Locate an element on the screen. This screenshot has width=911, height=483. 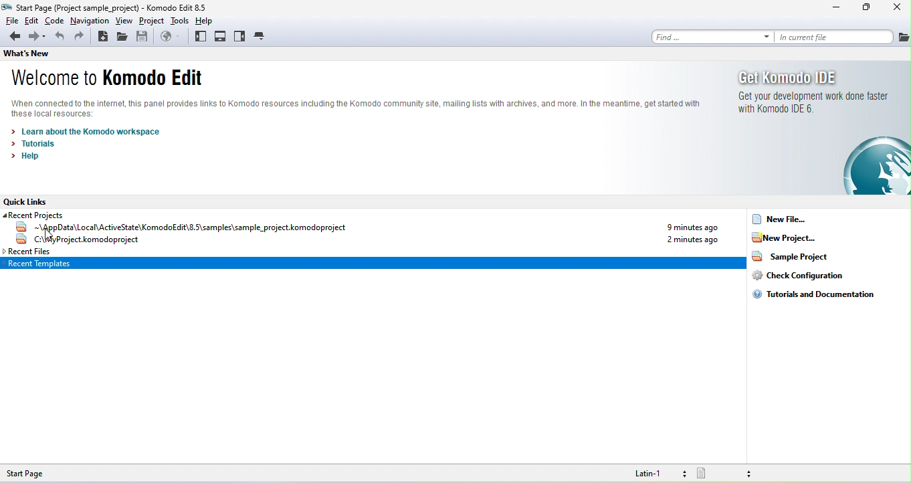
Start Page is located at coordinates (37, 472).